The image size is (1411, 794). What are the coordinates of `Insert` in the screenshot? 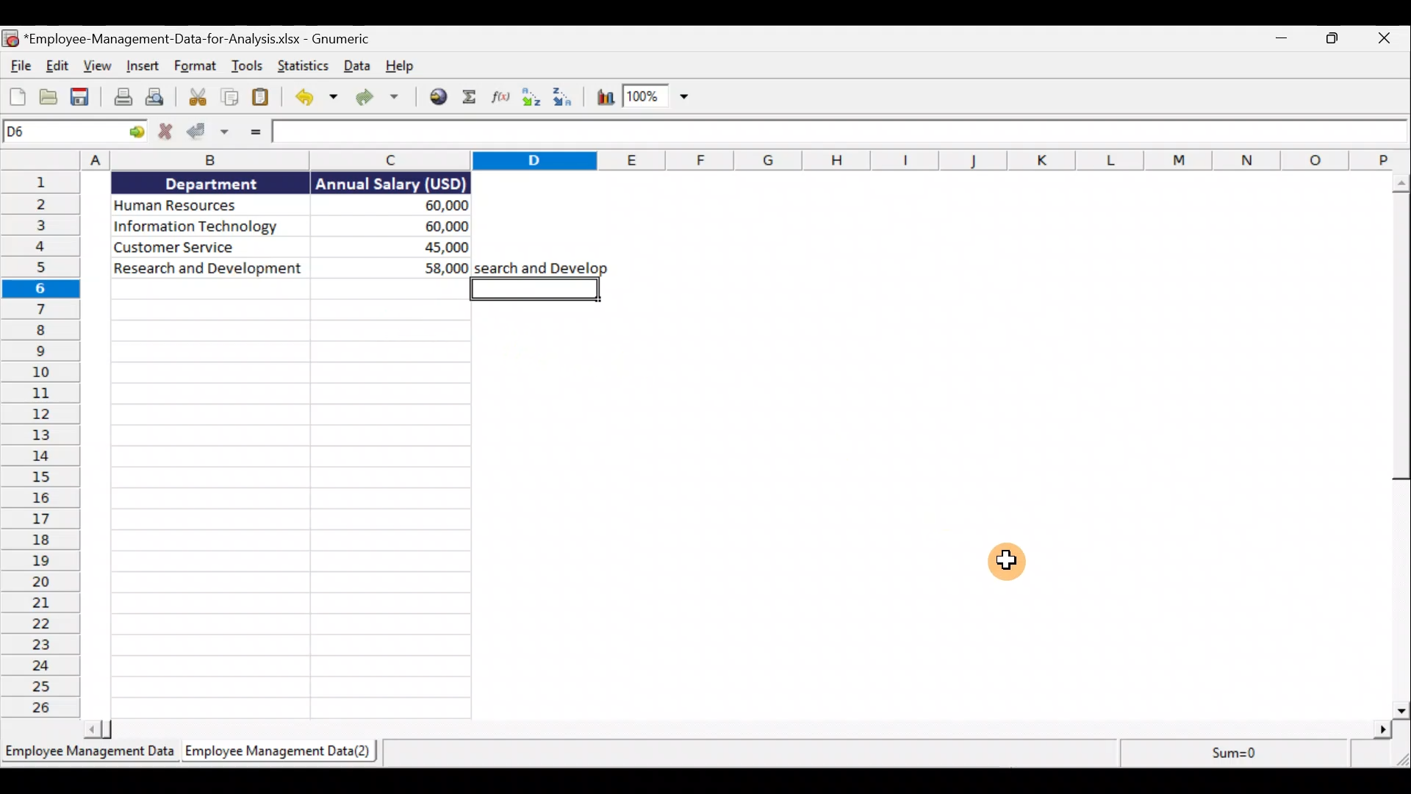 It's located at (144, 66).